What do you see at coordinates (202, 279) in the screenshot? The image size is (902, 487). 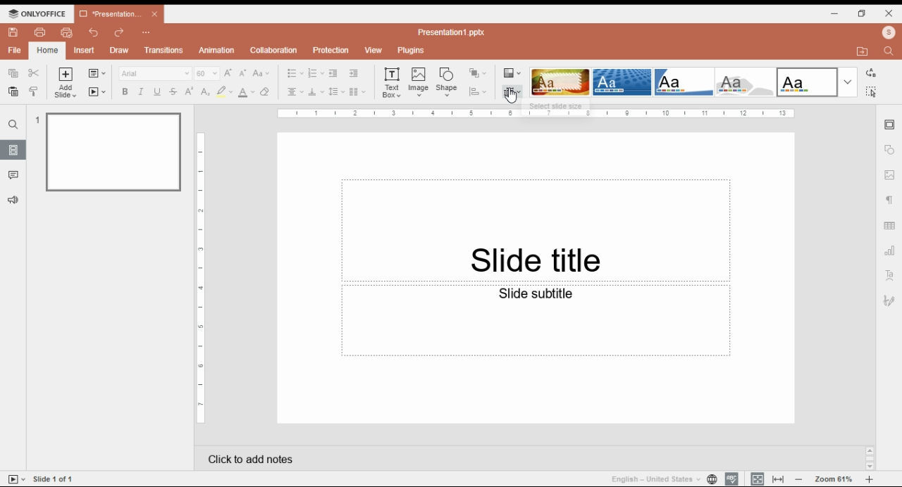 I see `Page Scale` at bounding box center [202, 279].